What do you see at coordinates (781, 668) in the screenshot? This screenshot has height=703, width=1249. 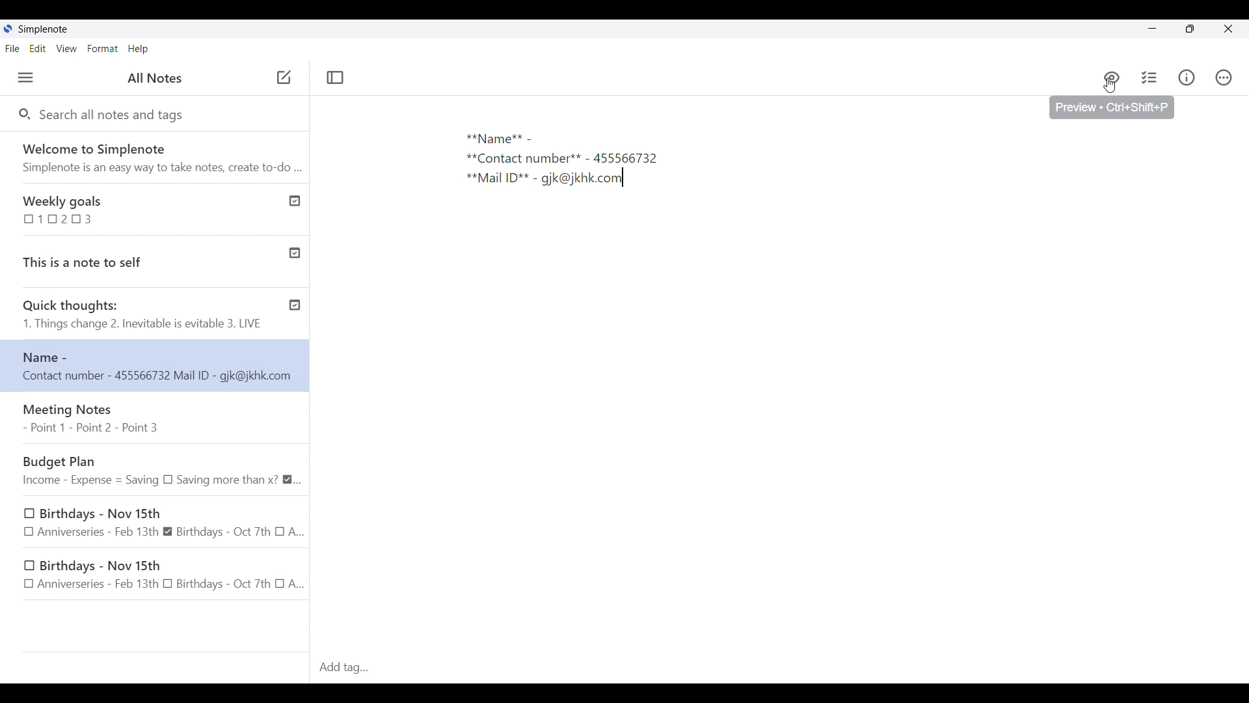 I see `Click to type in tag` at bounding box center [781, 668].